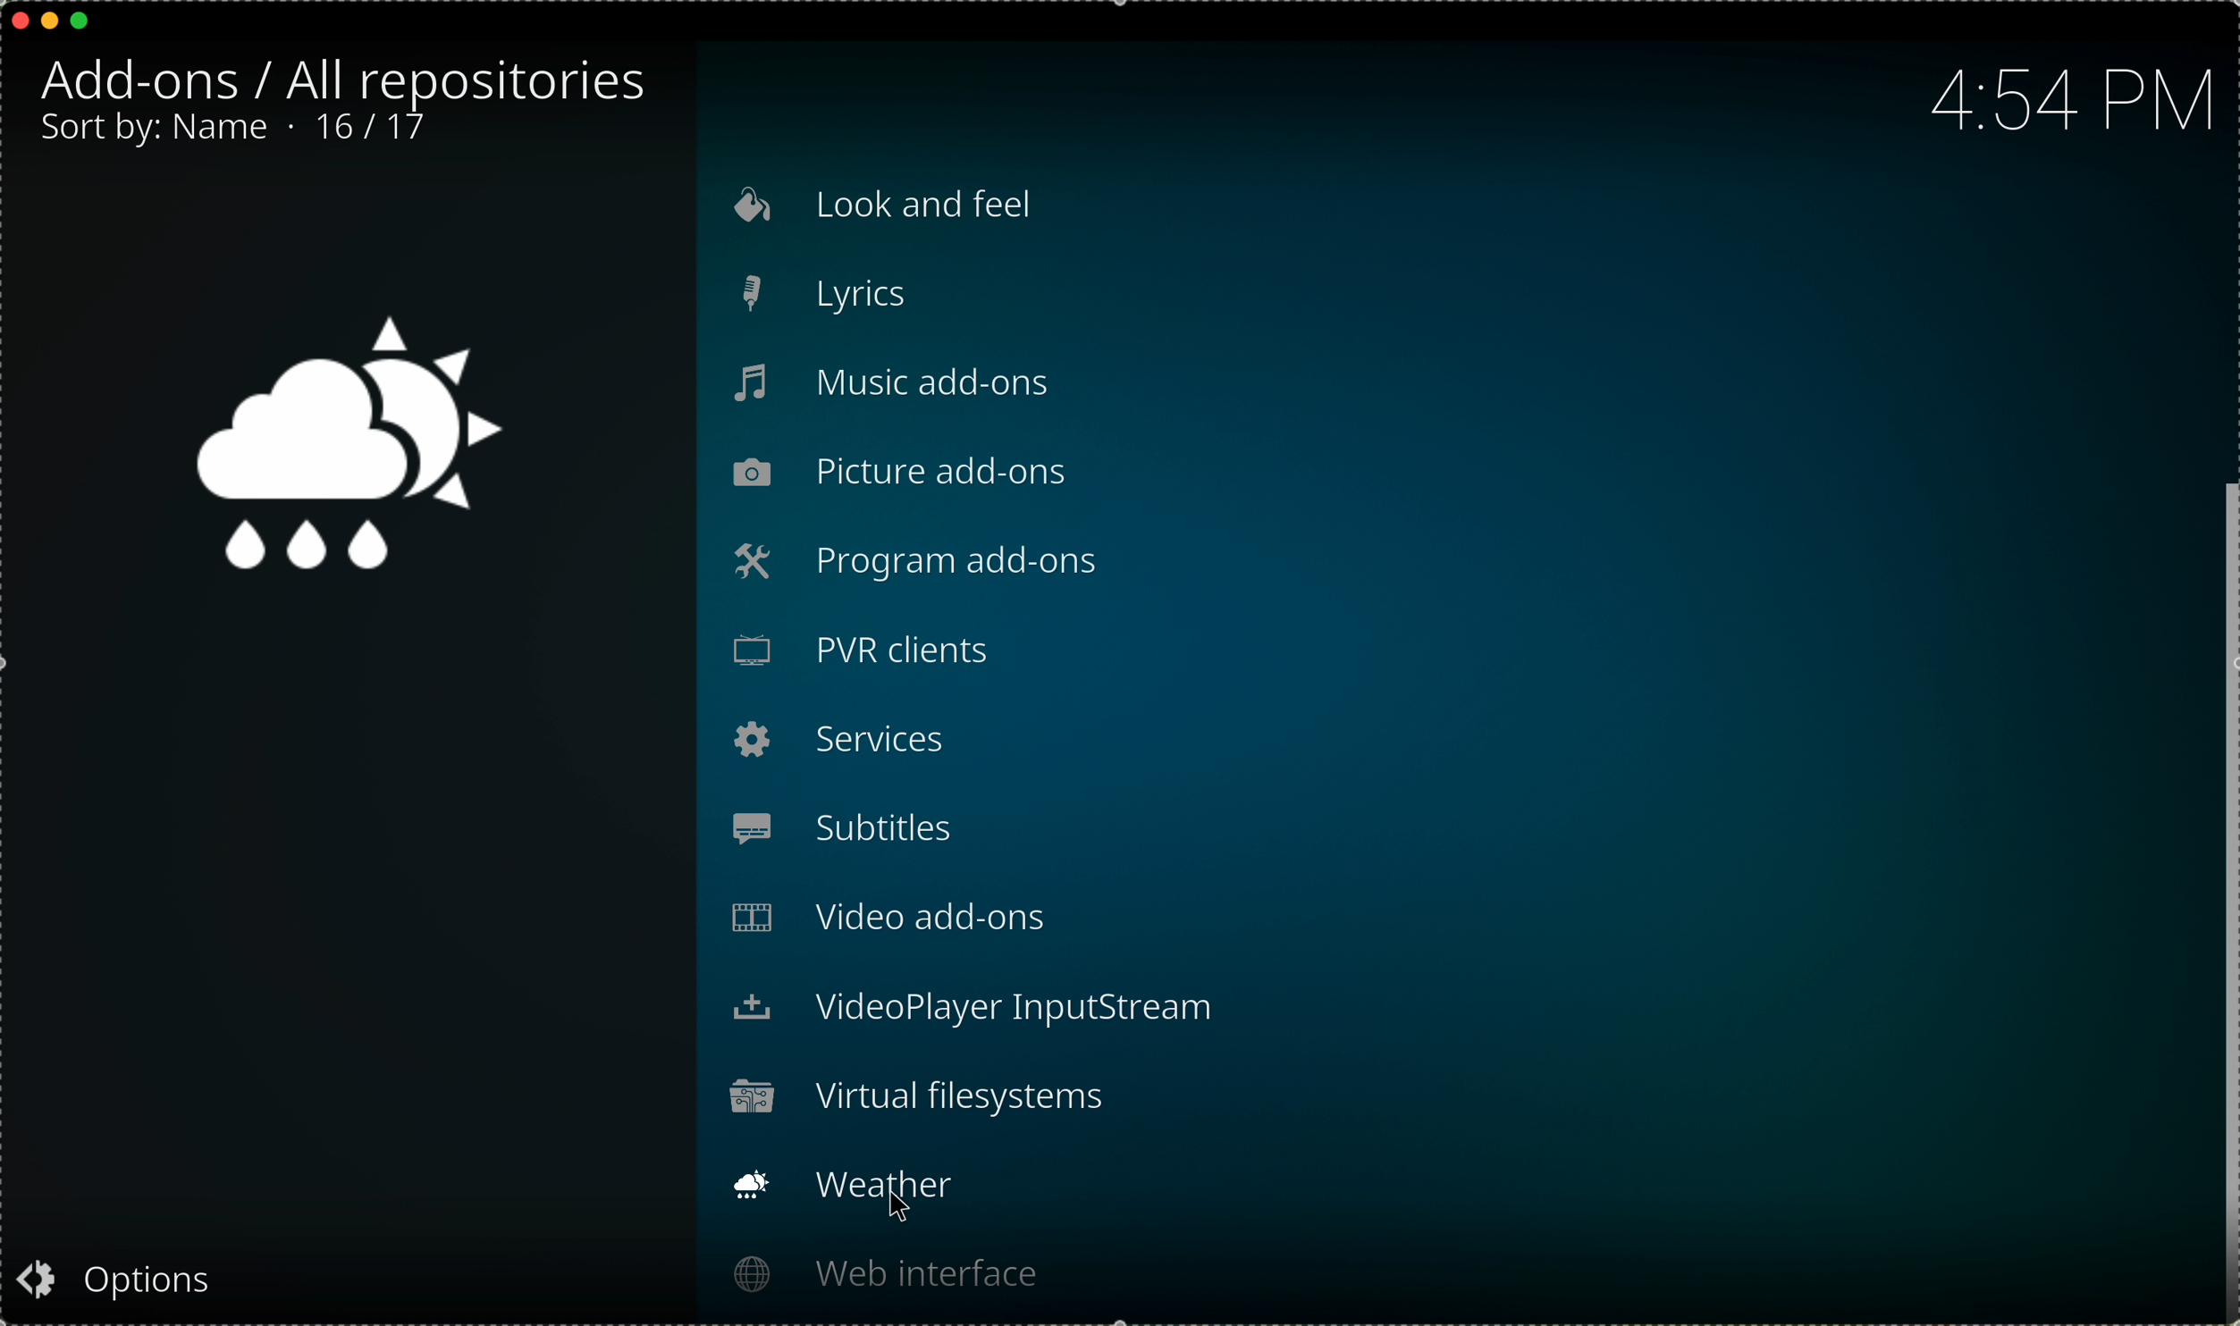  Describe the element at coordinates (153, 83) in the screenshot. I see `add-ons` at that location.